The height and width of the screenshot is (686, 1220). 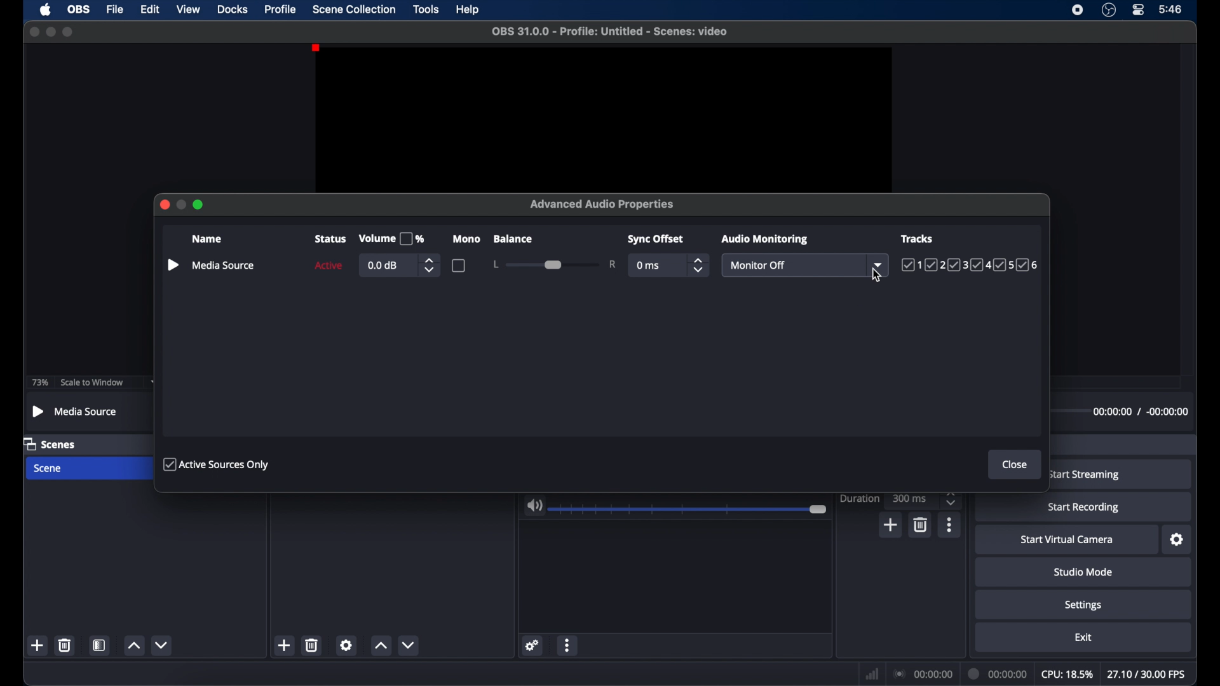 What do you see at coordinates (391, 239) in the screenshot?
I see `volume` at bounding box center [391, 239].